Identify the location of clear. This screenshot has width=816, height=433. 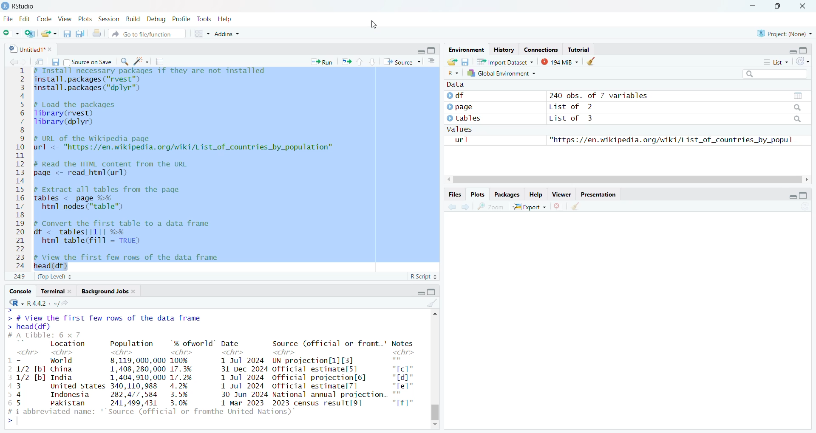
(432, 303).